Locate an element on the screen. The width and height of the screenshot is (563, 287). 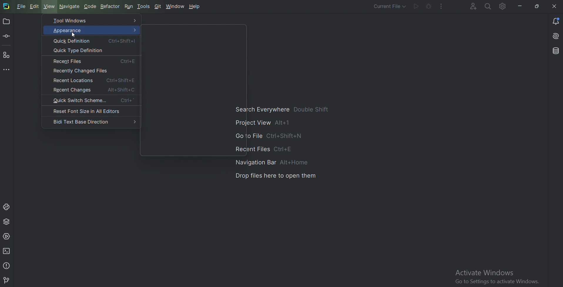
Navigation bar is located at coordinates (273, 162).